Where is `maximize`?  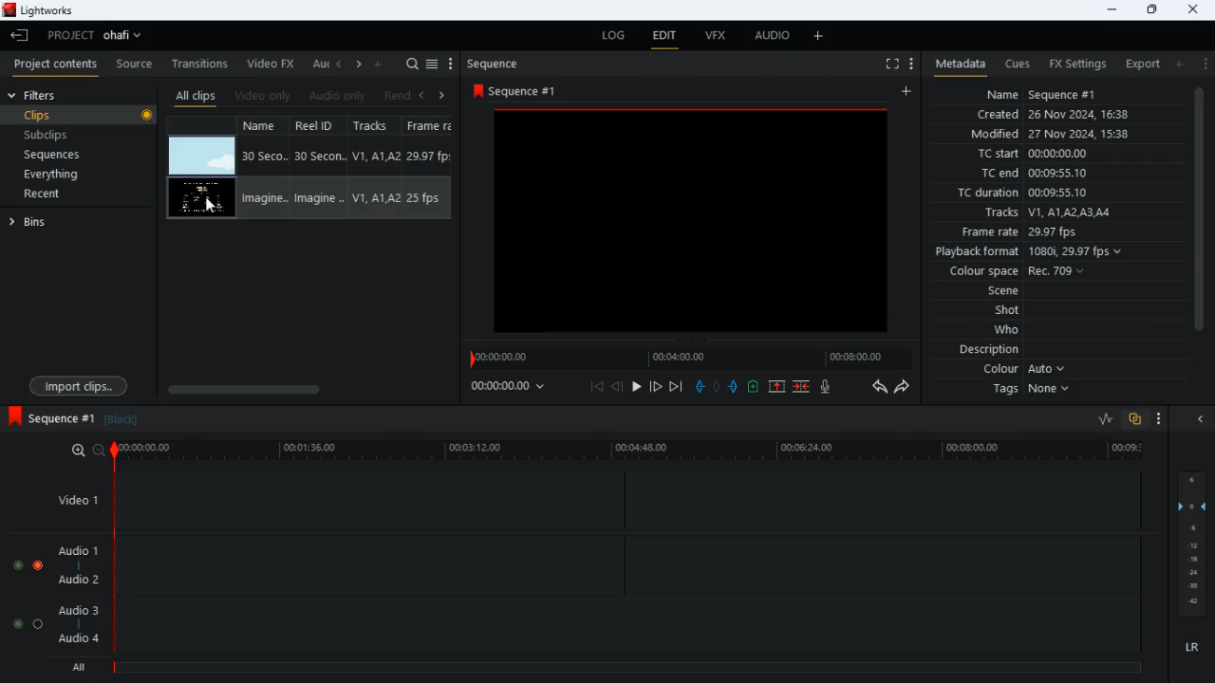
maximize is located at coordinates (1149, 11).